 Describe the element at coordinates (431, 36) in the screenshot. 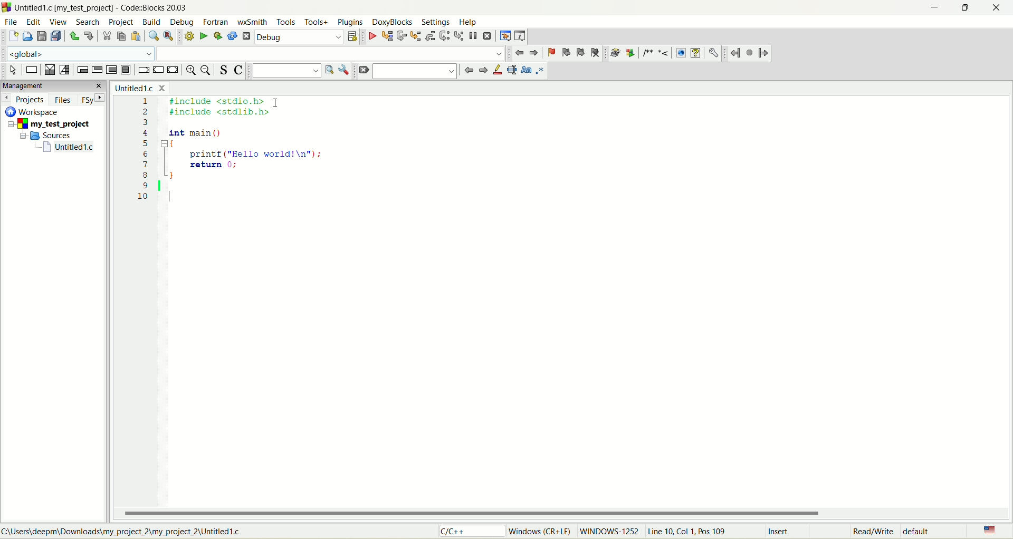

I see `step out` at that location.